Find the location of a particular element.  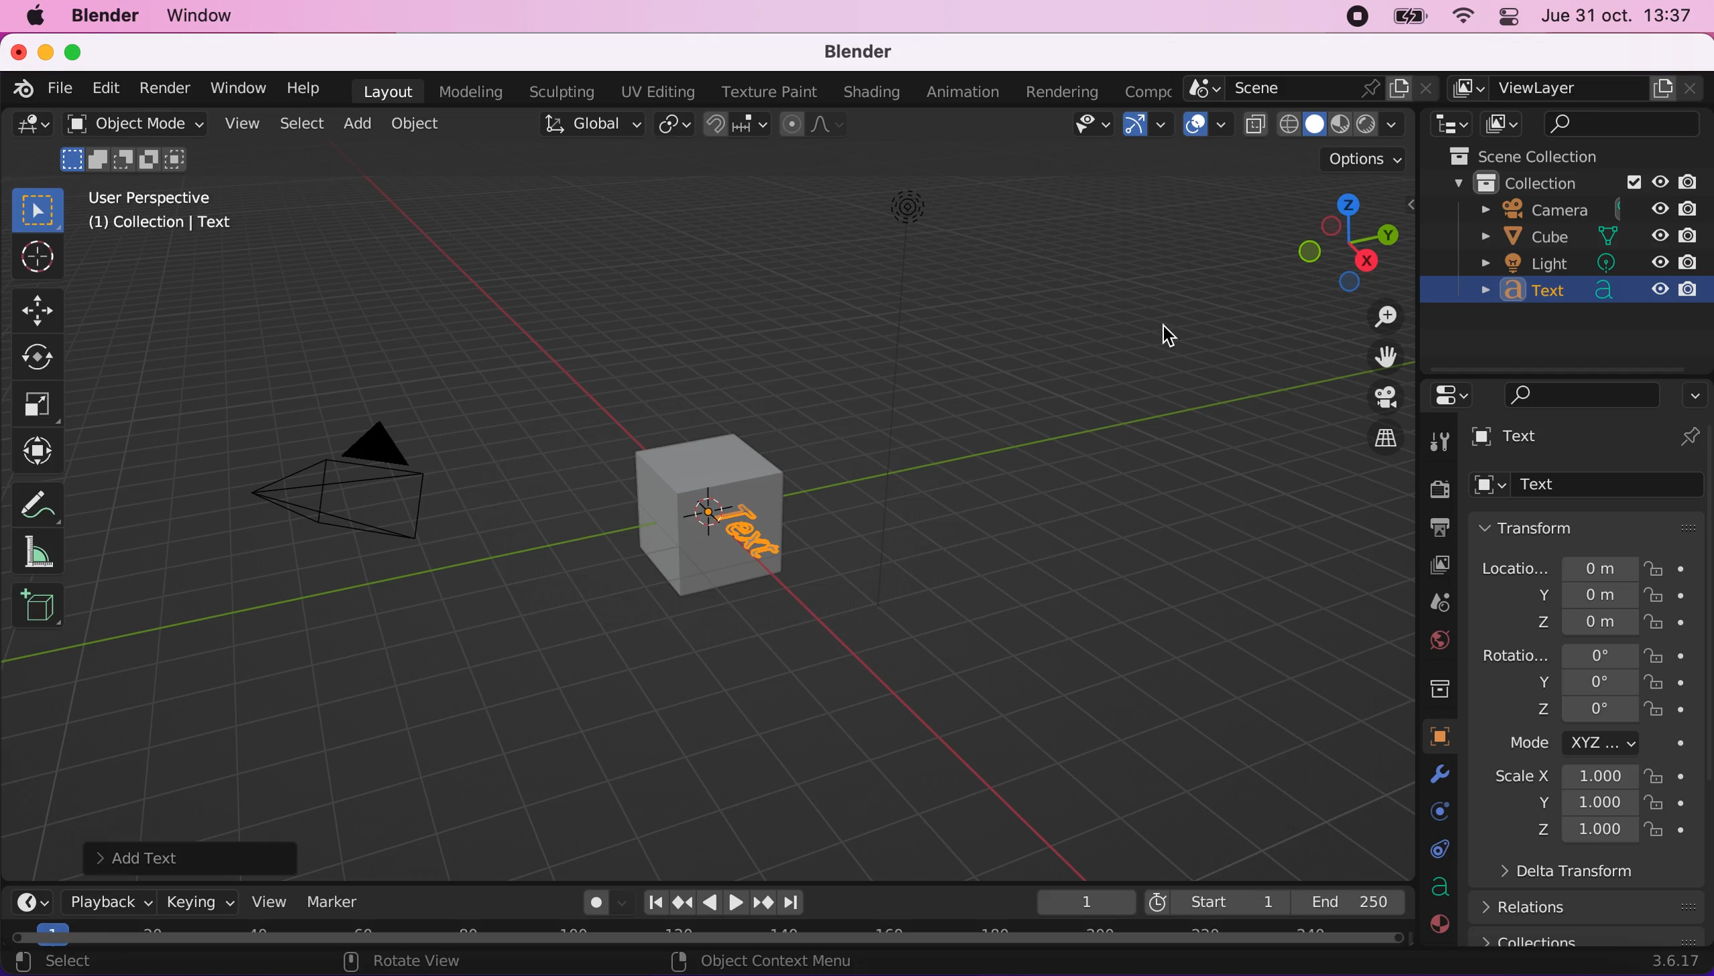

current frame is located at coordinates (1083, 902).